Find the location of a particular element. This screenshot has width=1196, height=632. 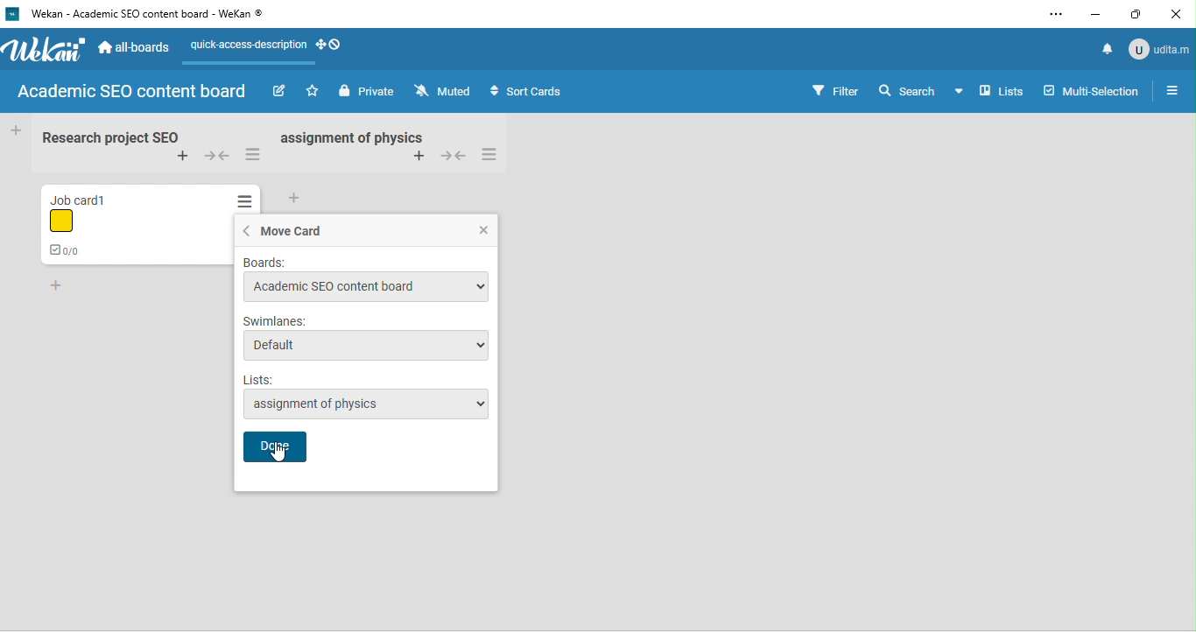

cursor movement is located at coordinates (278, 453).